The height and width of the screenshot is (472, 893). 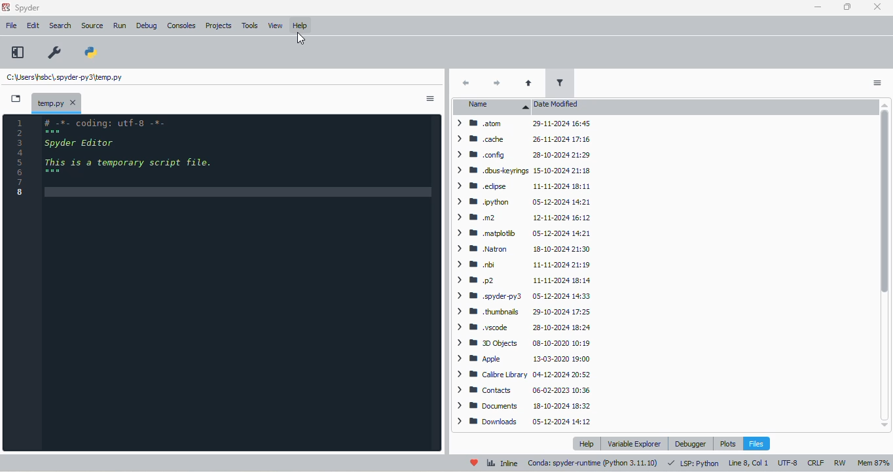 What do you see at coordinates (522, 343) in the screenshot?
I see `> WB 3DObjects 08-10-2020 10:19` at bounding box center [522, 343].